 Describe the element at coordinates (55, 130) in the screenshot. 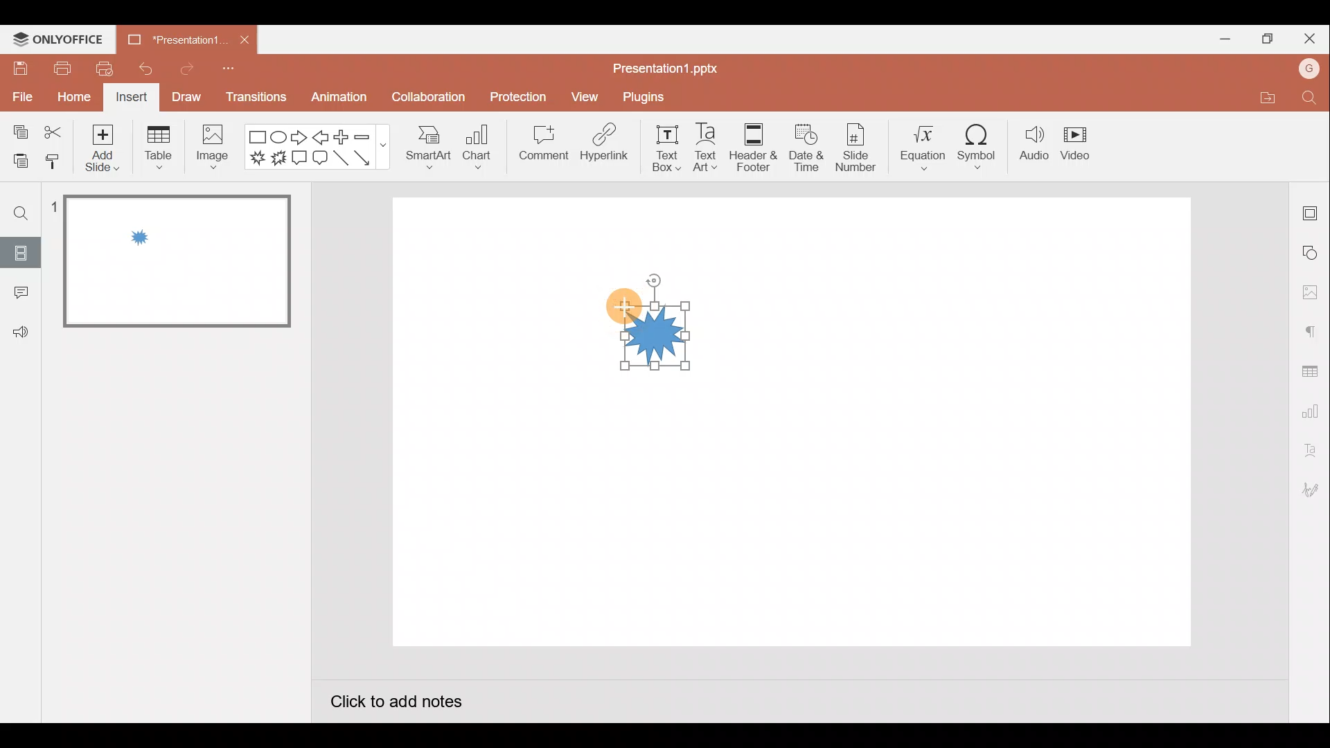

I see `Cut` at that location.